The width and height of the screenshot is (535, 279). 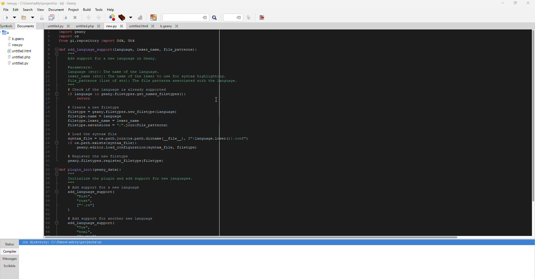 What do you see at coordinates (14, 18) in the screenshot?
I see `open` at bounding box center [14, 18].